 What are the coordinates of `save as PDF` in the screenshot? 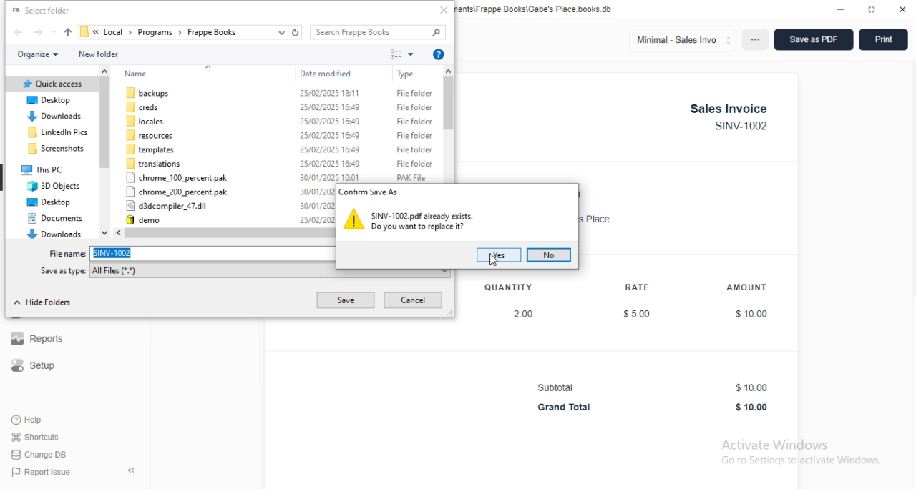 It's located at (814, 39).